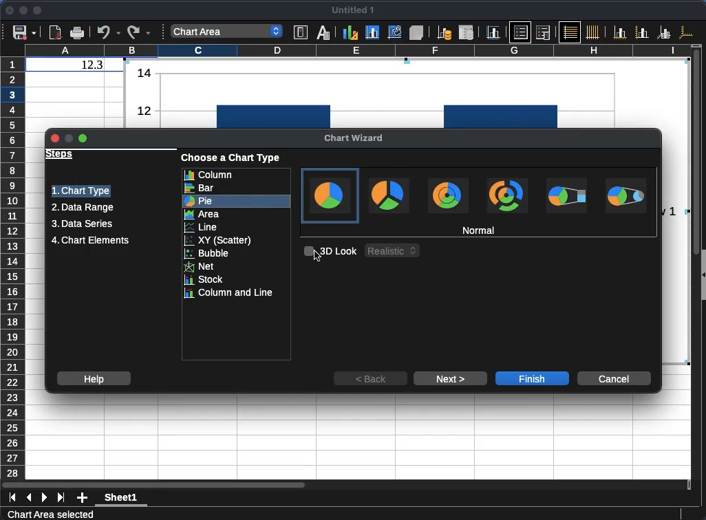 The image size is (706, 520). What do you see at coordinates (139, 32) in the screenshot?
I see `Redo options` at bounding box center [139, 32].